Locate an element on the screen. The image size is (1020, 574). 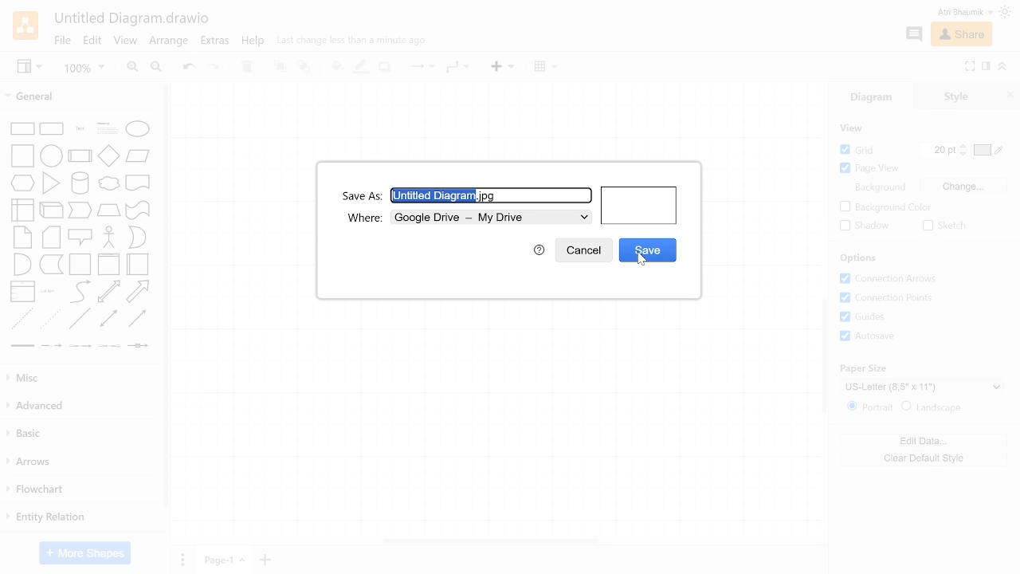
pages is located at coordinates (180, 559).